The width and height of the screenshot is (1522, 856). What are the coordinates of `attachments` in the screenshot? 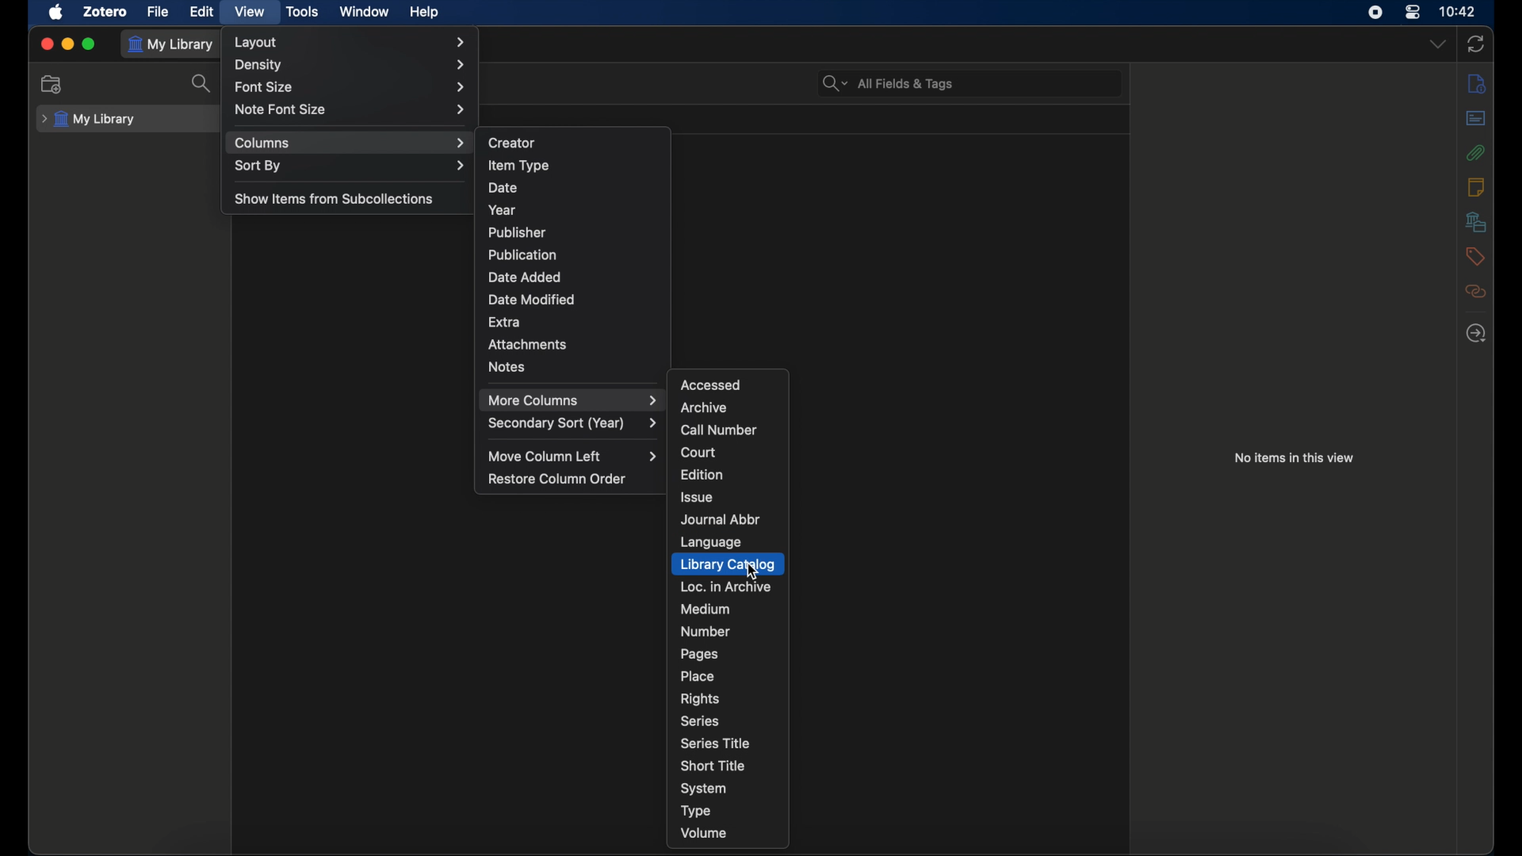 It's located at (527, 345).